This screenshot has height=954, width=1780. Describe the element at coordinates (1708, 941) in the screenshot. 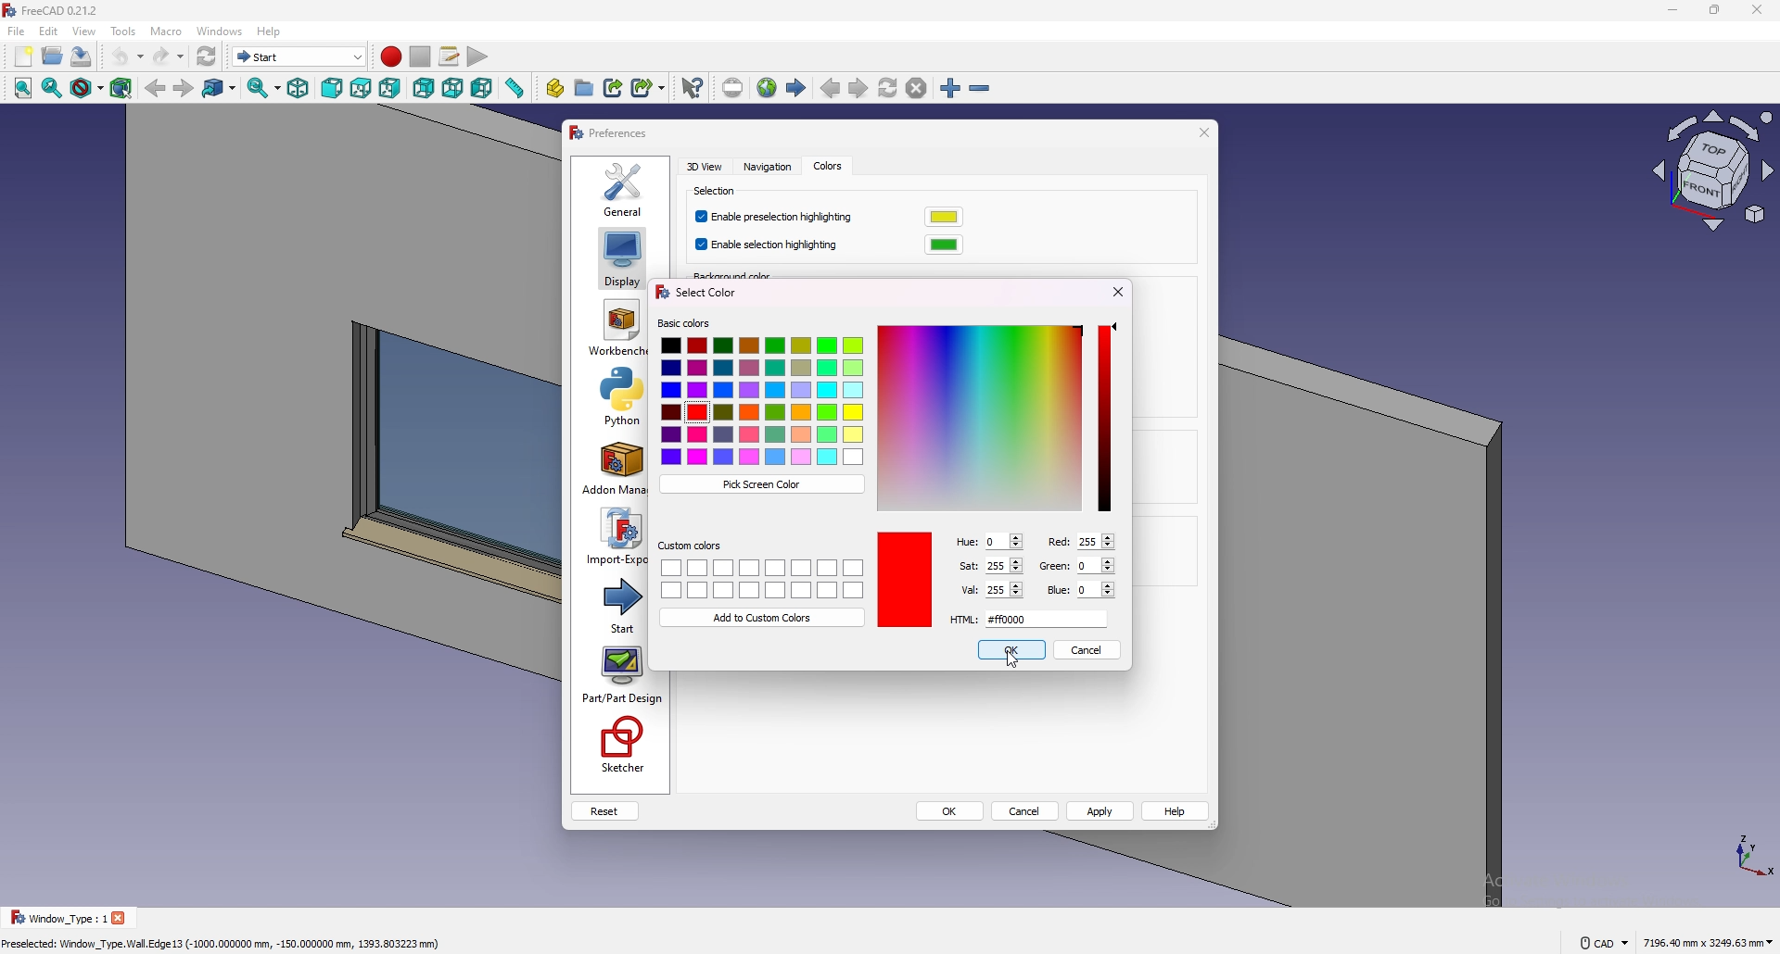

I see `7196.40 mm x 3243.63 mm ~~` at that location.